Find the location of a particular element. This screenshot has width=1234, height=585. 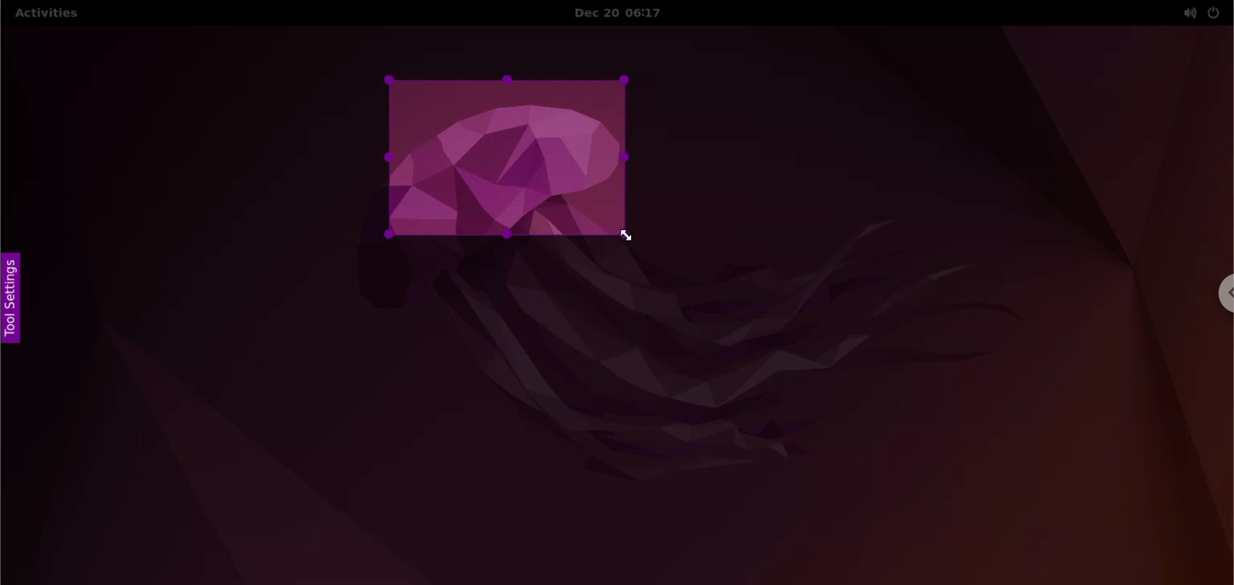

chrome options is located at coordinates (1223, 293).